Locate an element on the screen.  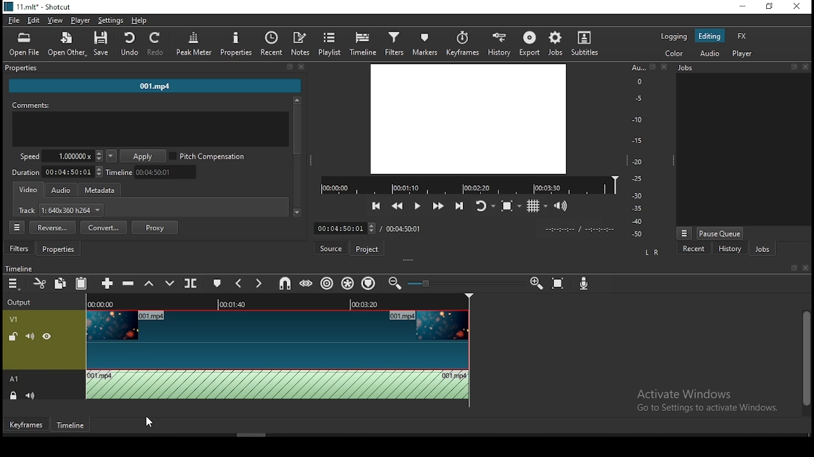
player is located at coordinates (80, 20).